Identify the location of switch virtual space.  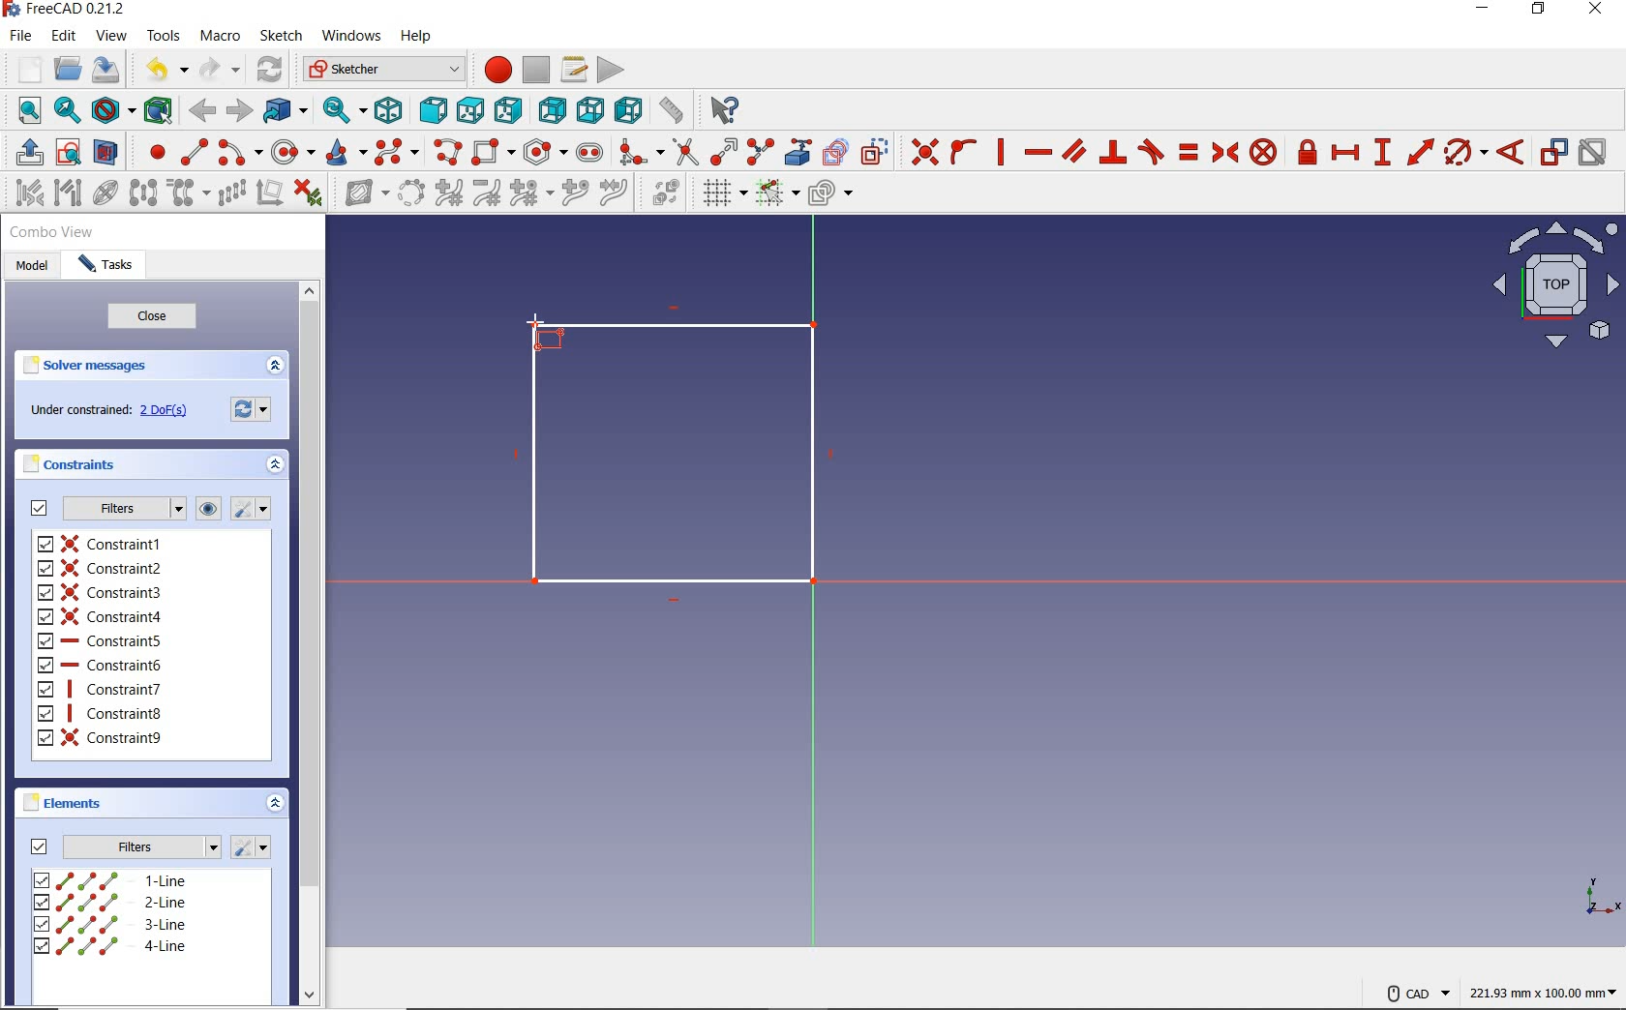
(662, 196).